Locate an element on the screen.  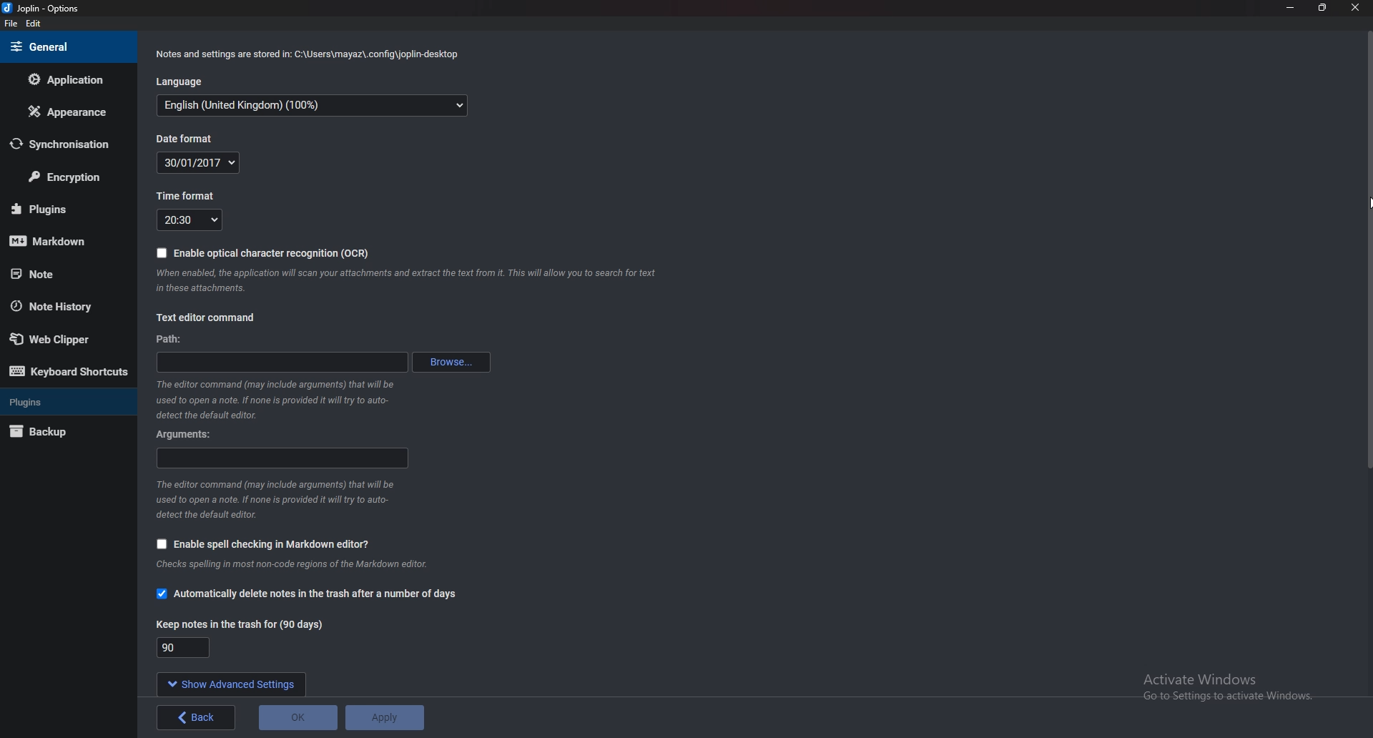
info on notes and settings is located at coordinates (306, 56).